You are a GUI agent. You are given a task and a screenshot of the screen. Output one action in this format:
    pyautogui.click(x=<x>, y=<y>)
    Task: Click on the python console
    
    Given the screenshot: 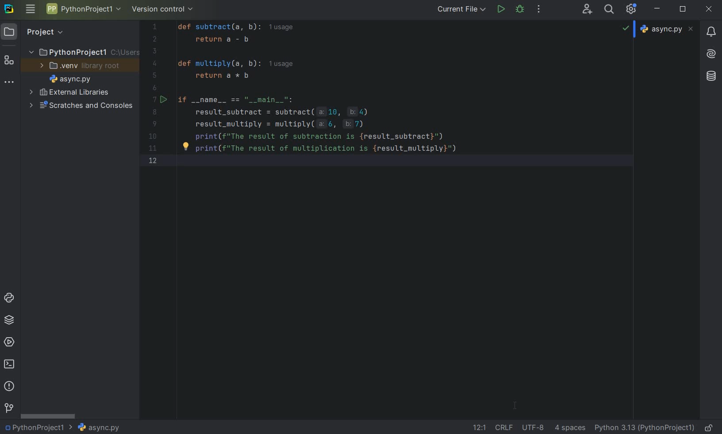 What is the action you would take?
    pyautogui.click(x=9, y=297)
    